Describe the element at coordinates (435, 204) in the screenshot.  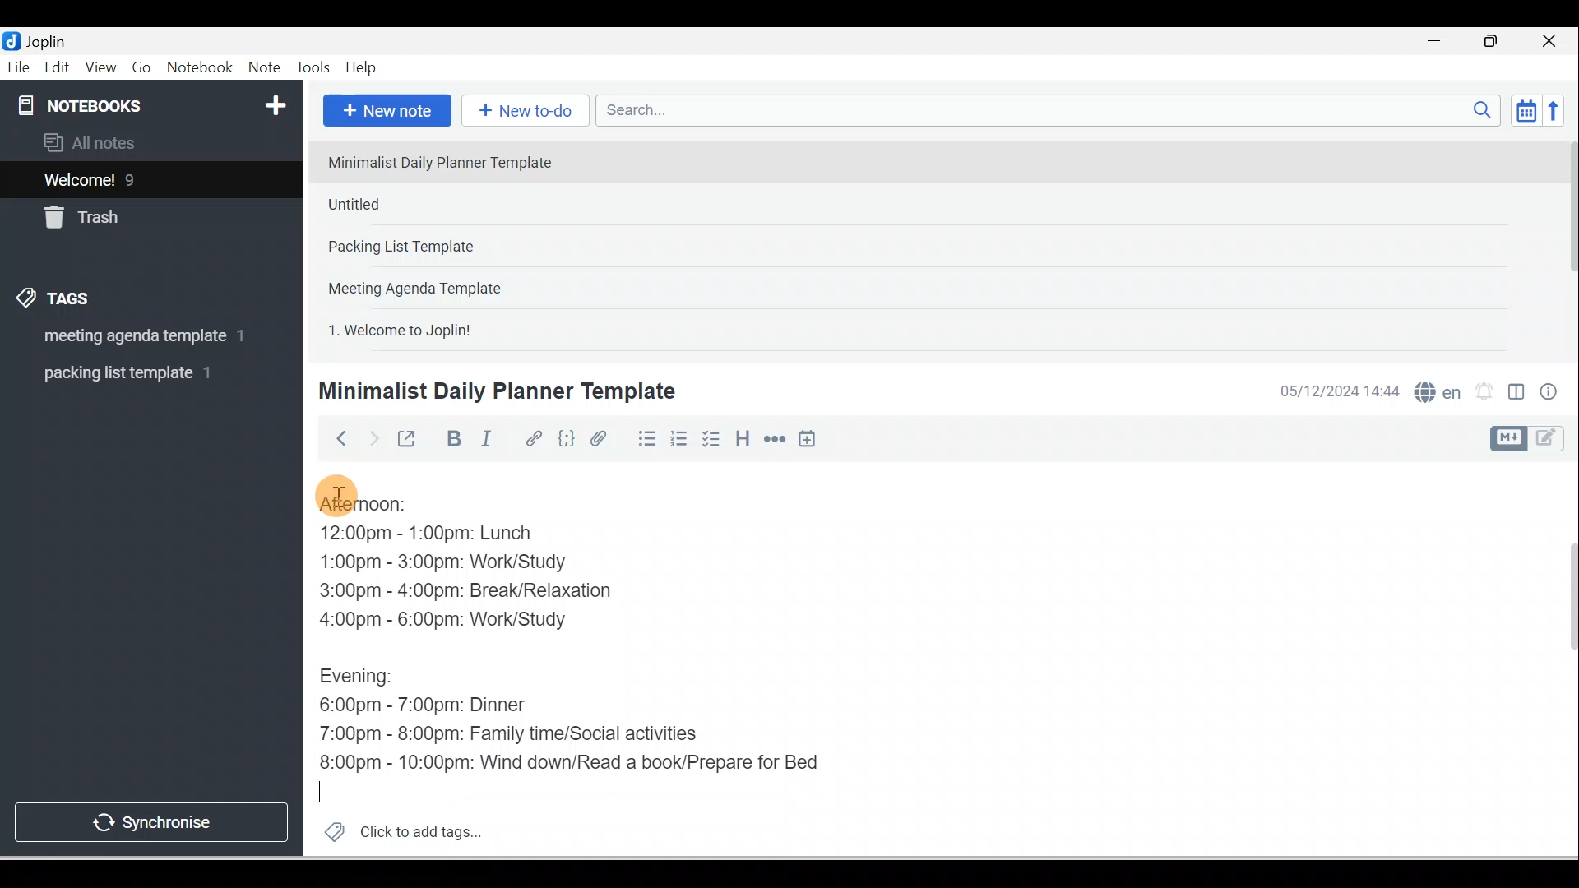
I see `Note 2` at that location.